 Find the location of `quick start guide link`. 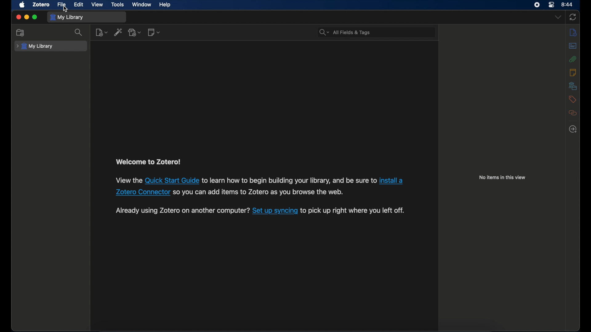

quick start guide link is located at coordinates (172, 180).